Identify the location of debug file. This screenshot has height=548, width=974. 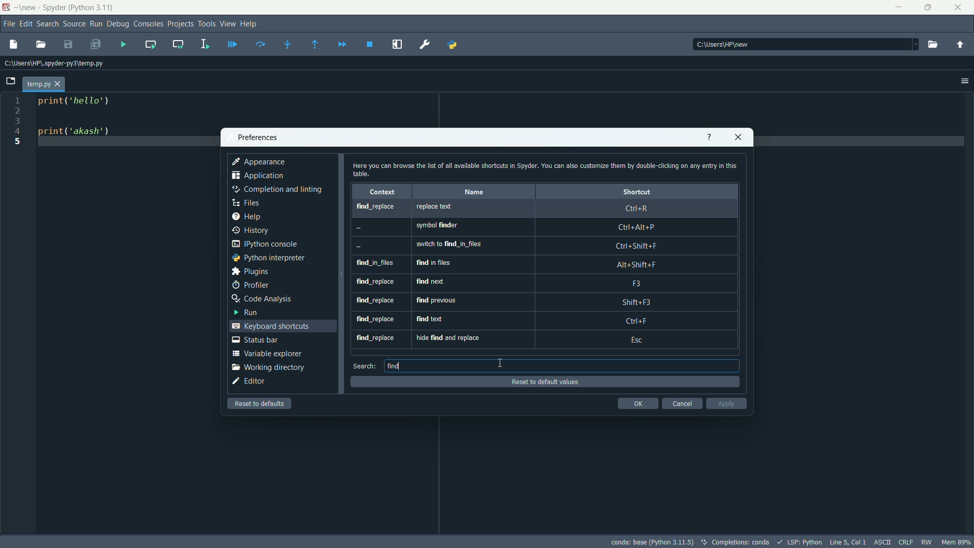
(232, 44).